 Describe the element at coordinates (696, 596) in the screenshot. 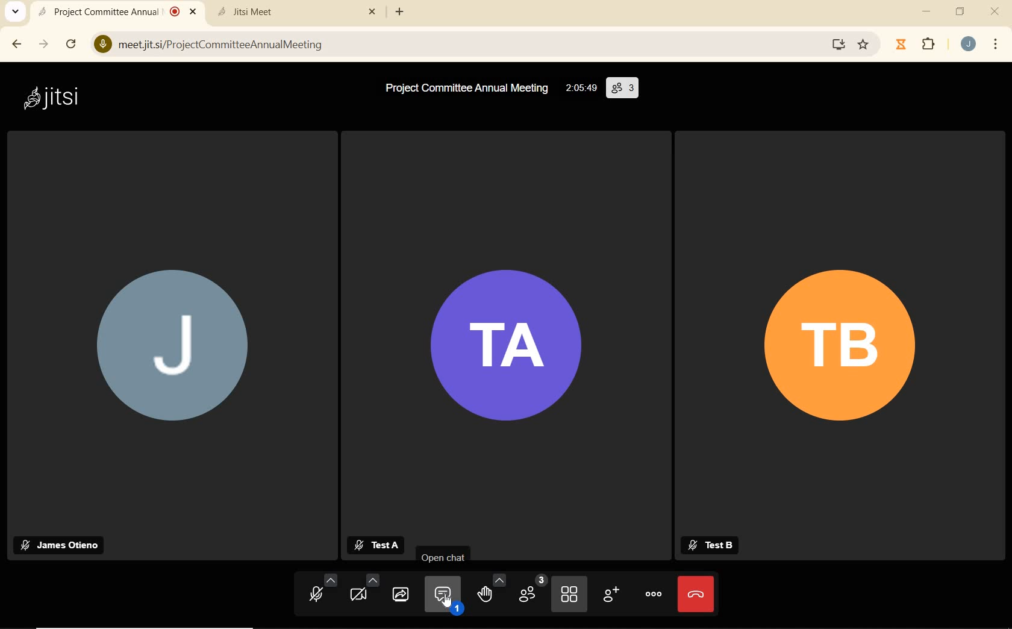

I see `leave meeting` at that location.